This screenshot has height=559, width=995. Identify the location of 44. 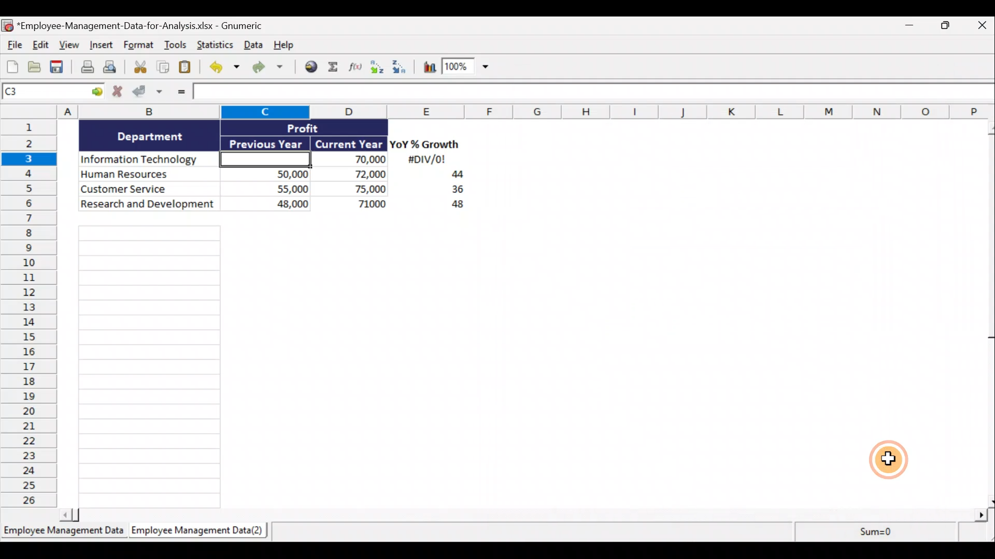
(451, 175).